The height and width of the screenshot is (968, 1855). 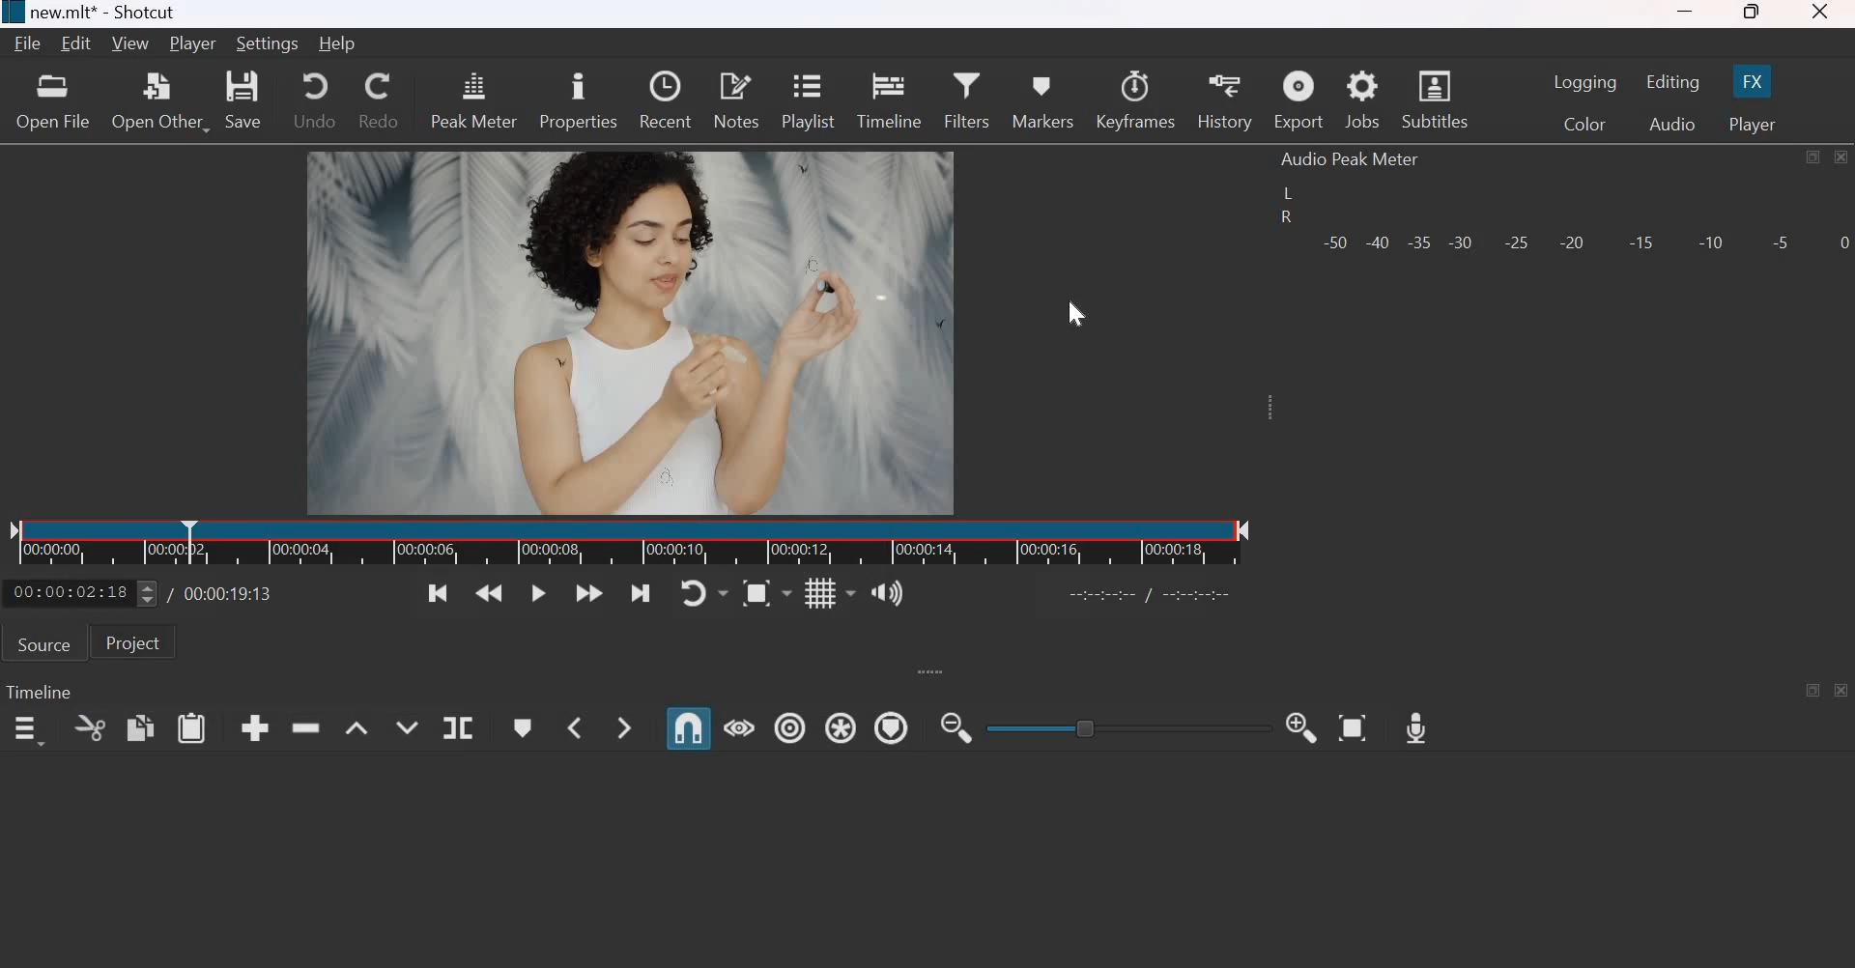 What do you see at coordinates (43, 643) in the screenshot?
I see `Source` at bounding box center [43, 643].